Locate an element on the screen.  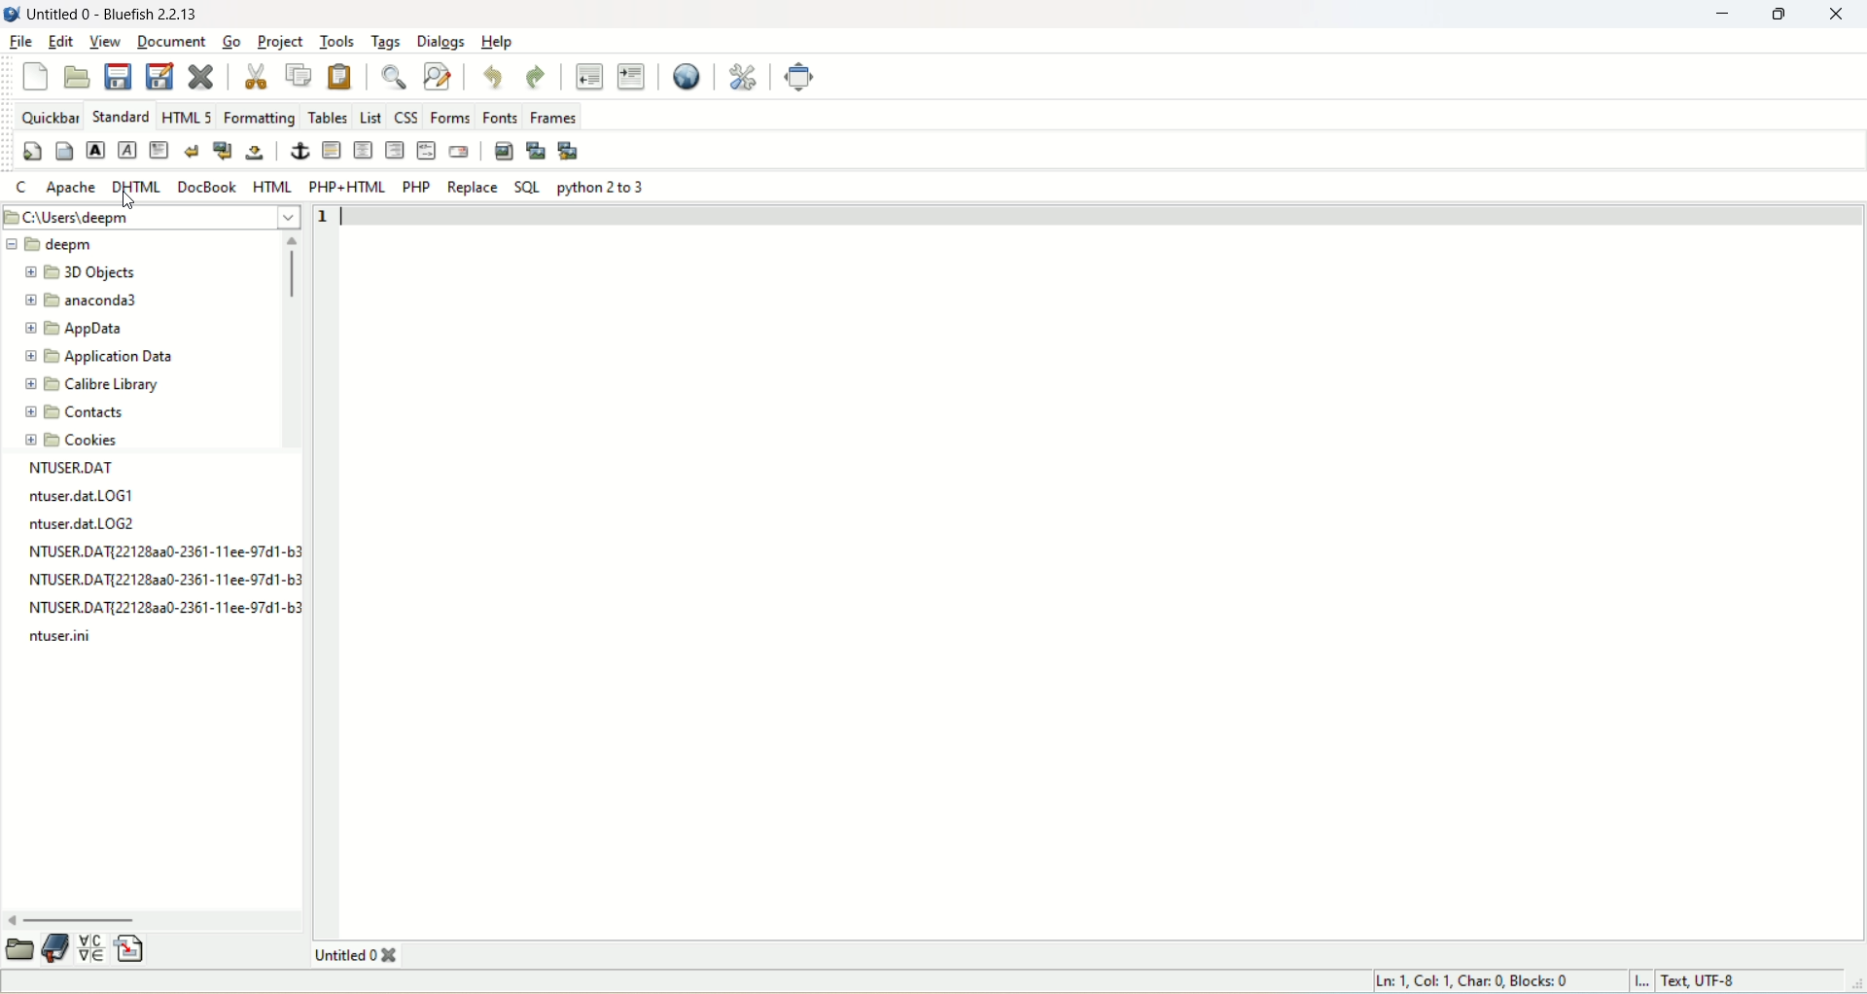
title is located at coordinates (112, 16).